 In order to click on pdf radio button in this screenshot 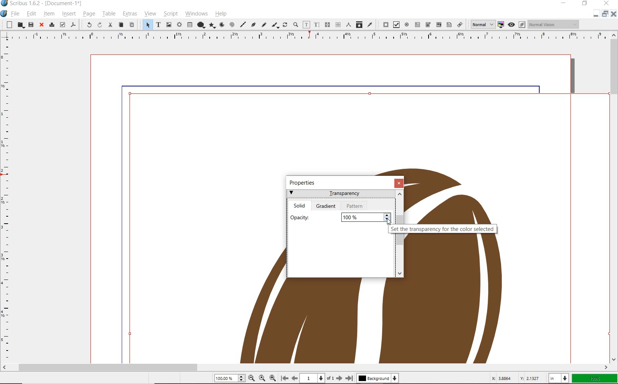, I will do `click(407, 24)`.